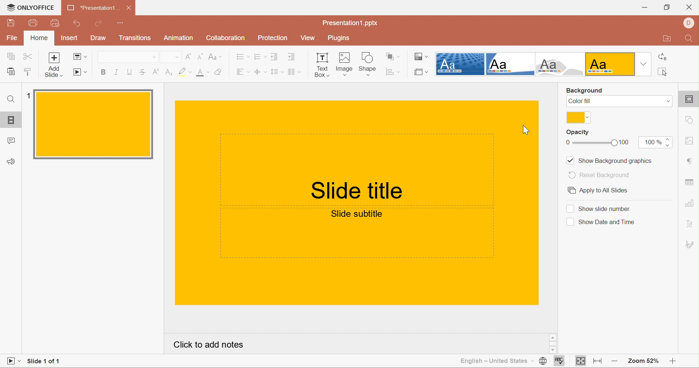  What do you see at coordinates (27, 71) in the screenshot?
I see `Copy style` at bounding box center [27, 71].